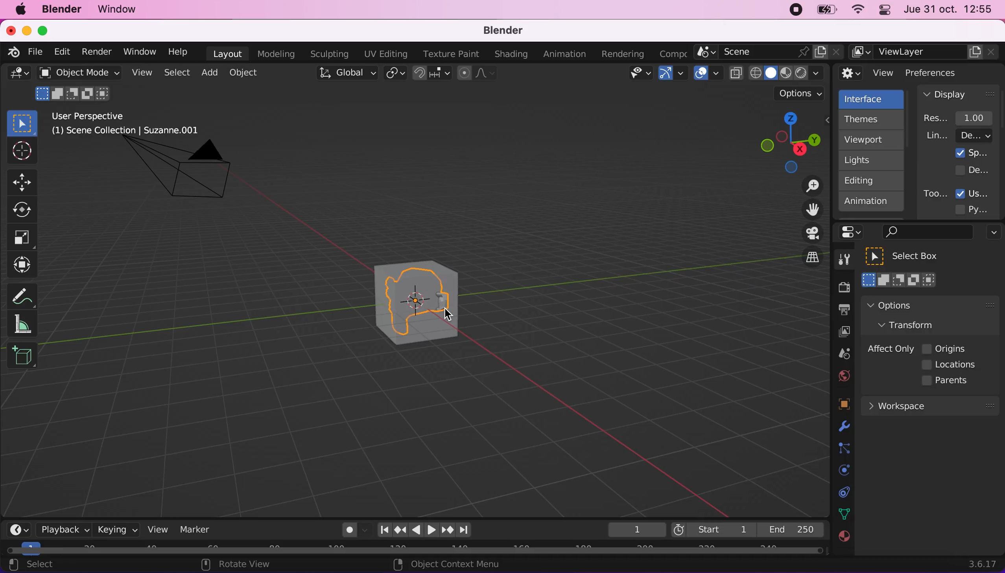  I want to click on jump to end point, so click(382, 530).